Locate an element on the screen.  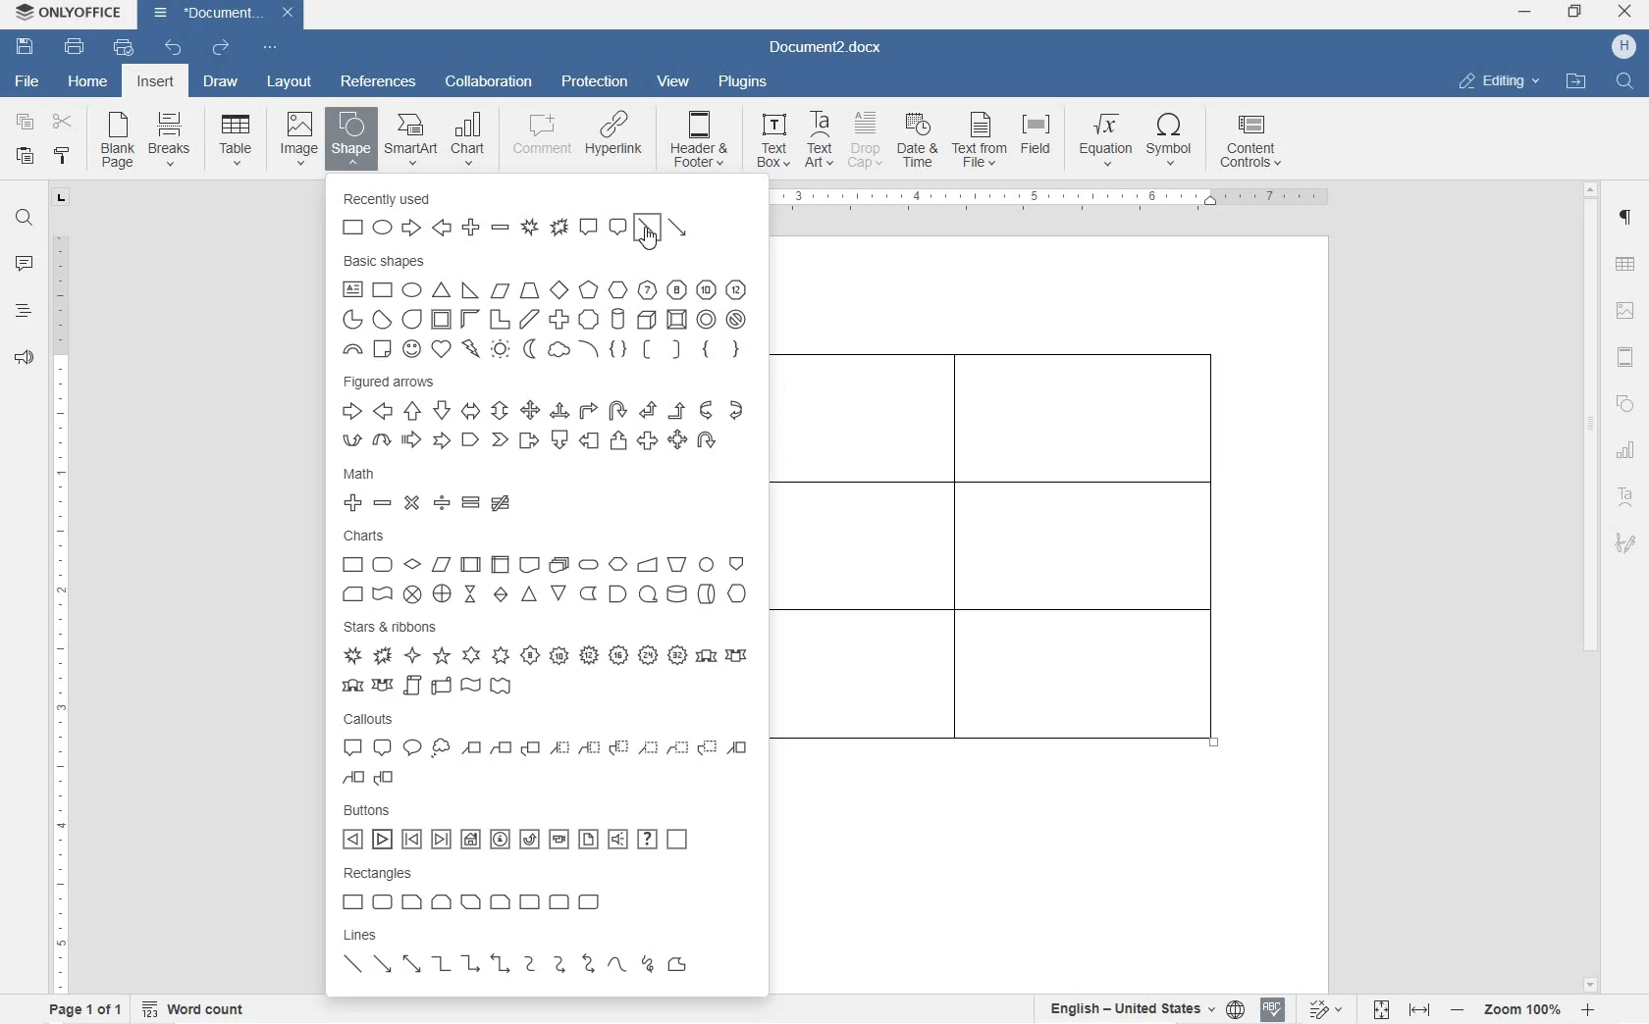
shape is located at coordinates (1625, 403).